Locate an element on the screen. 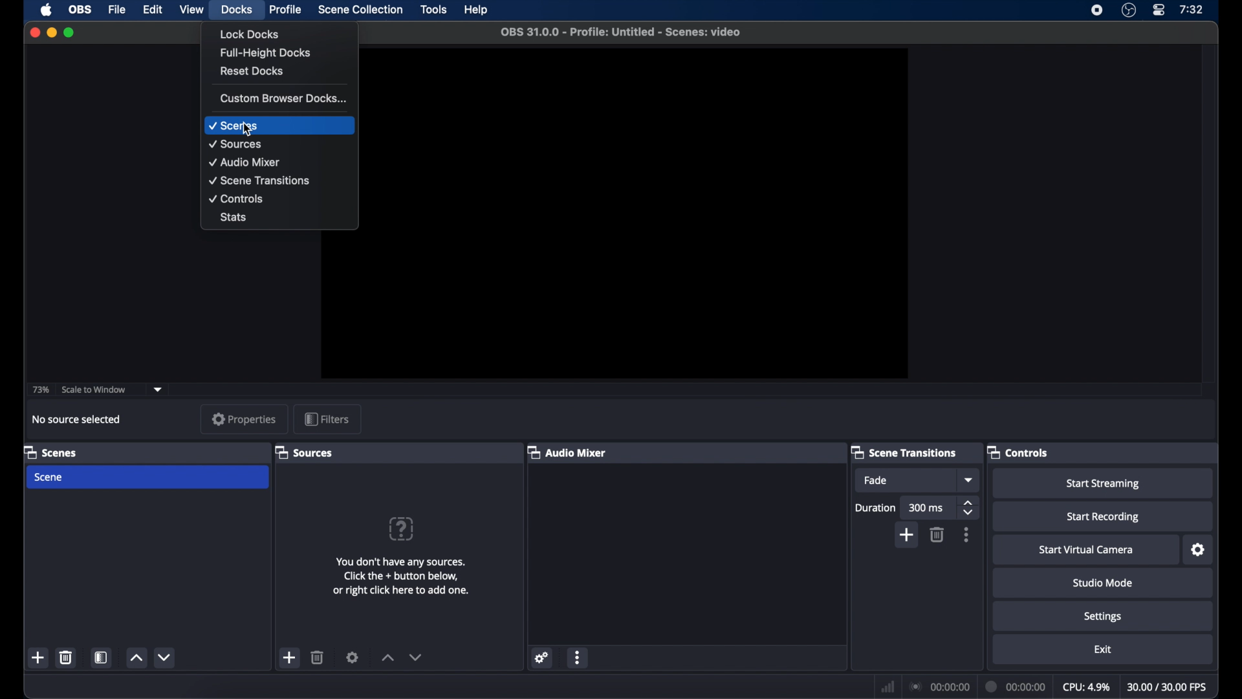 The height and width of the screenshot is (699, 1242). obs is located at coordinates (80, 10).